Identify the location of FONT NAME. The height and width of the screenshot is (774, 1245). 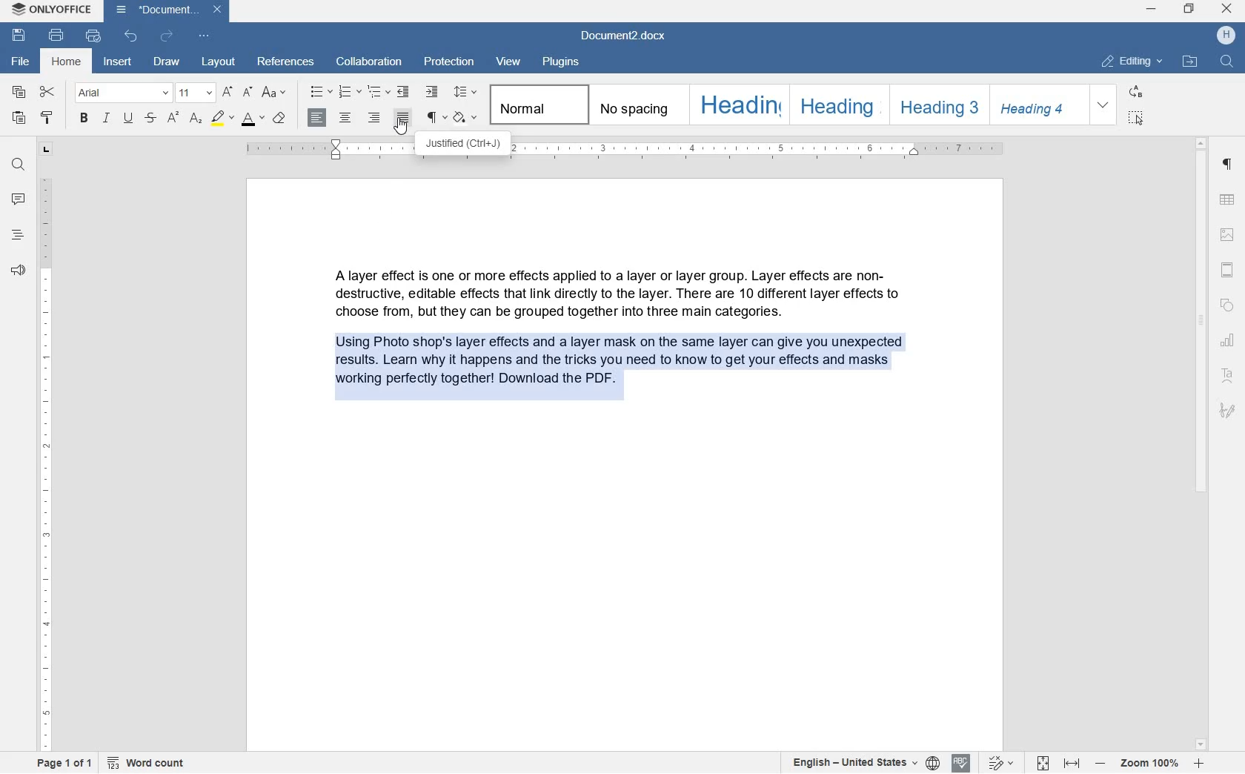
(120, 93).